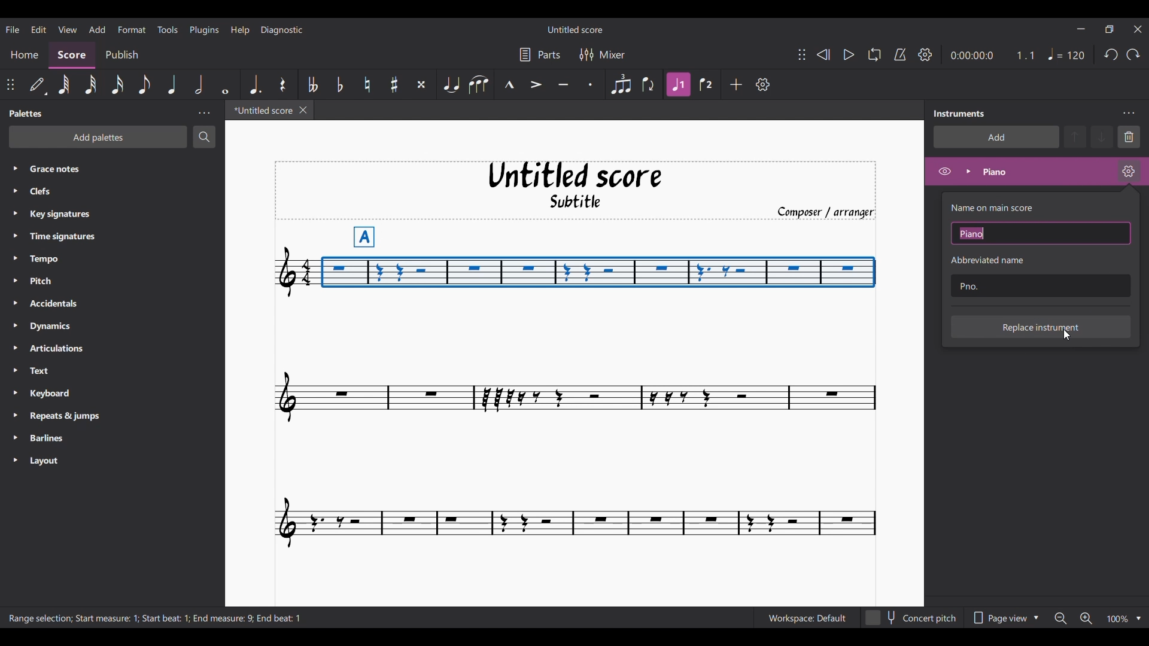 The image size is (1149, 646). Describe the element at coordinates (62, 462) in the screenshot. I see `Layout` at that location.